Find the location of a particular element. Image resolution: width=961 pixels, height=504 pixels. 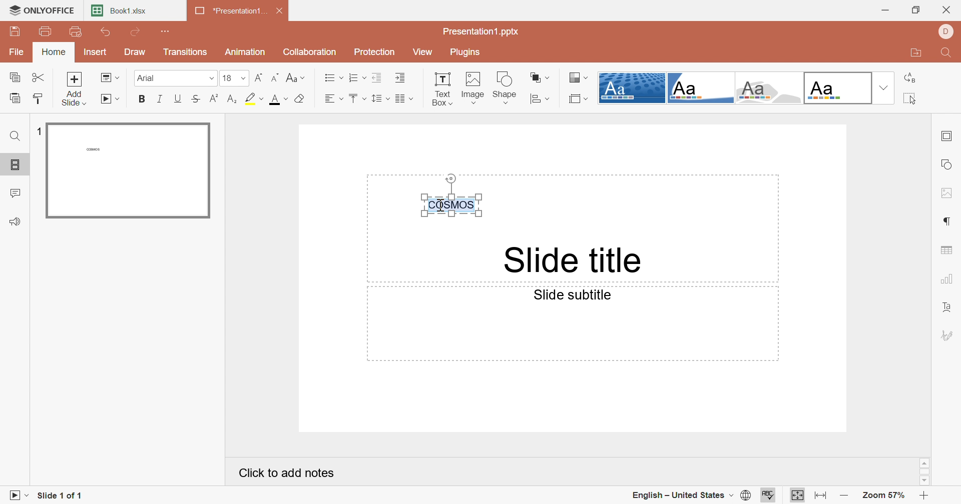

Start Slideshow is located at coordinates (21, 495).